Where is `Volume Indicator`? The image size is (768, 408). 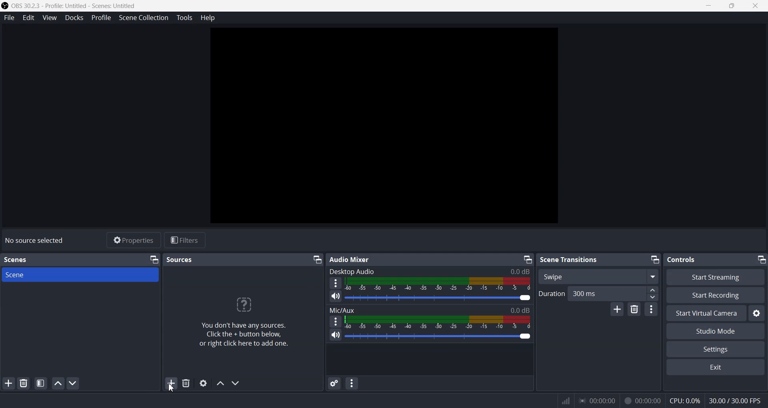 Volume Indicator is located at coordinates (437, 322).